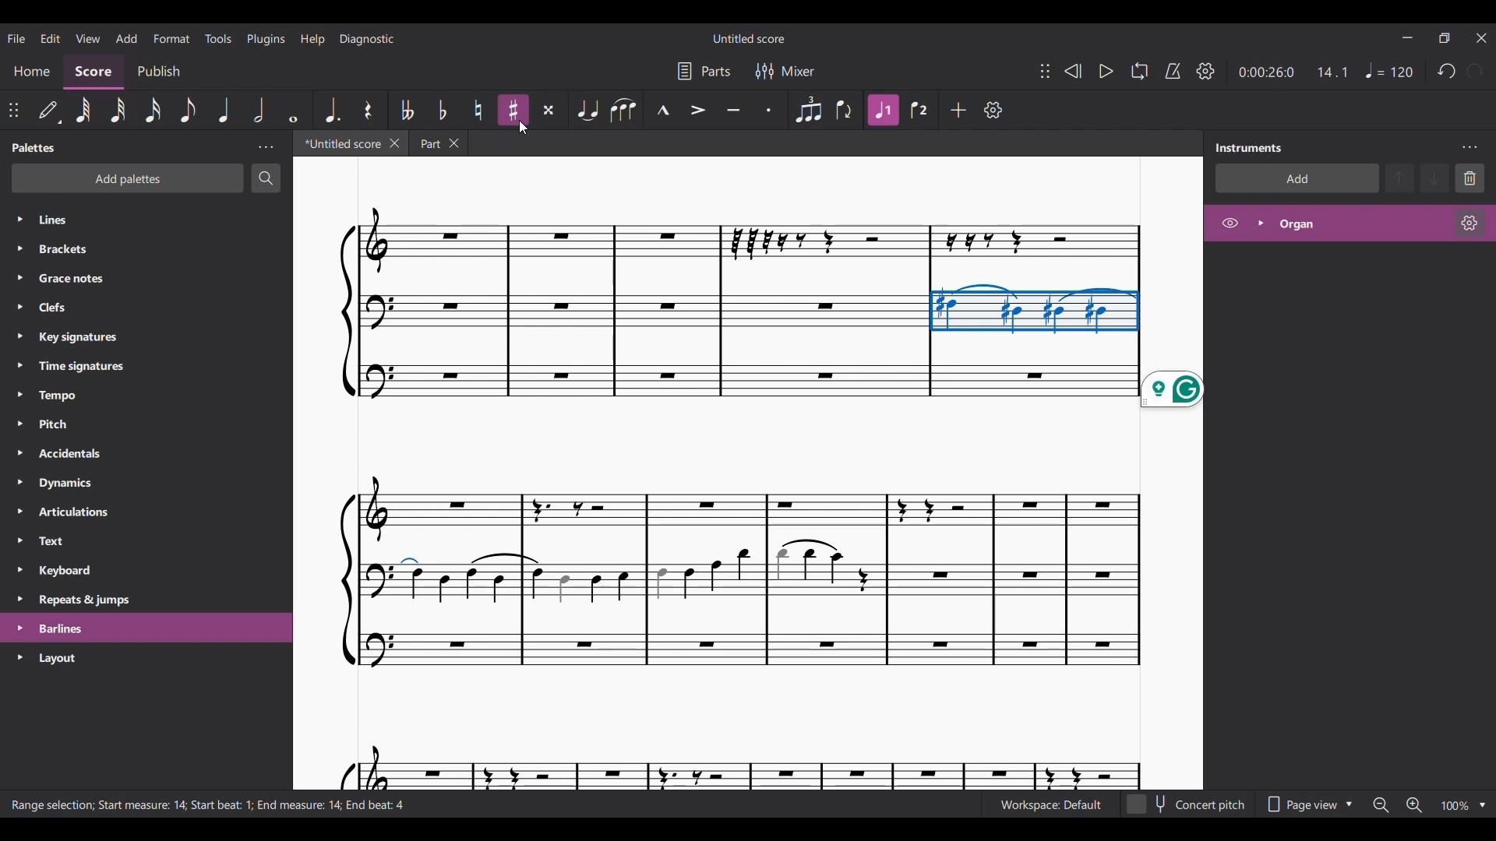  What do you see at coordinates (172, 37) in the screenshot?
I see `Format menu` at bounding box center [172, 37].